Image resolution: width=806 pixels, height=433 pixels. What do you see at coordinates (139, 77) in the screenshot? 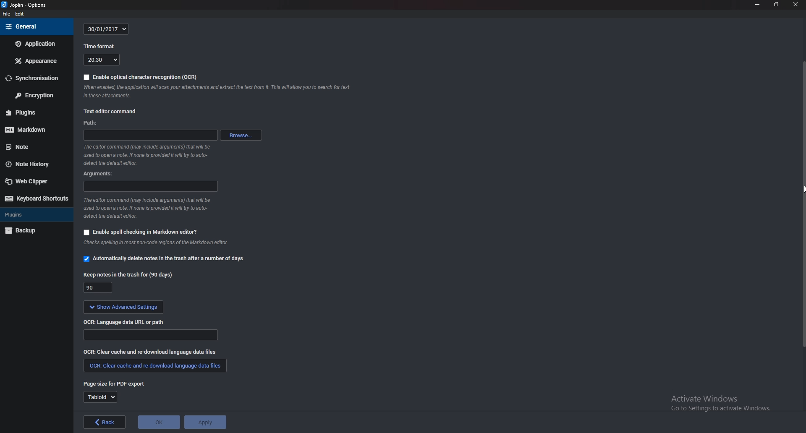
I see `enable OCR` at bounding box center [139, 77].